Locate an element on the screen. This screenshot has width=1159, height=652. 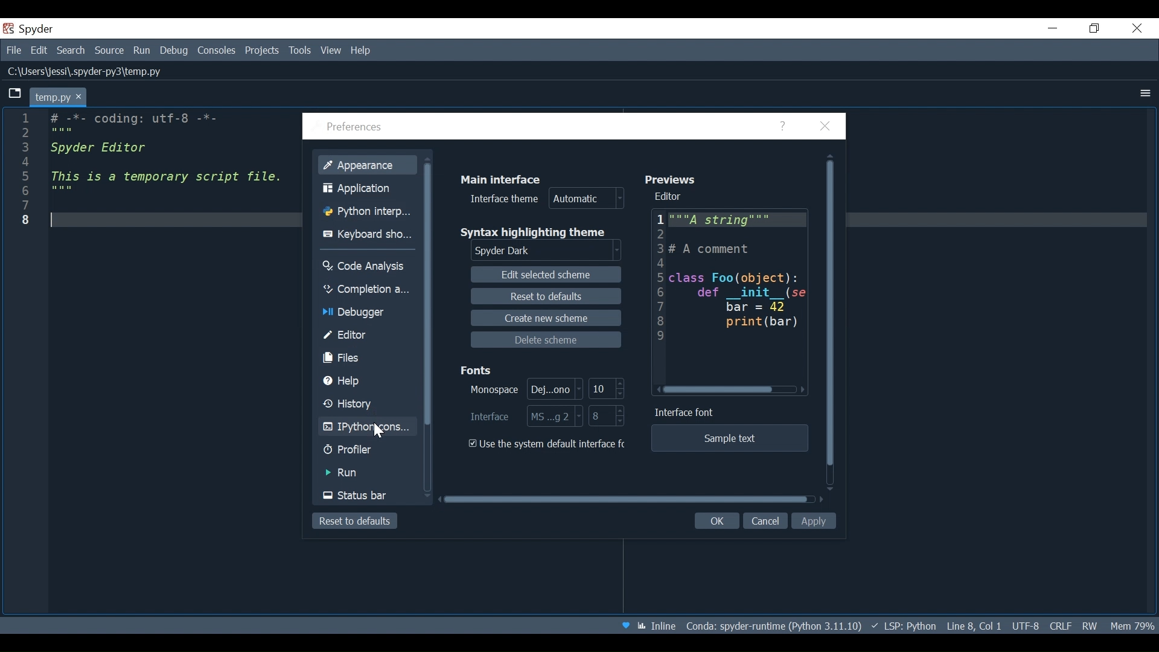
Cancel is located at coordinates (767, 521).